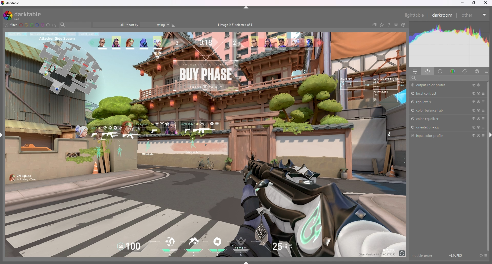 The image size is (492, 264). Describe the element at coordinates (479, 119) in the screenshot. I see `reset` at that location.